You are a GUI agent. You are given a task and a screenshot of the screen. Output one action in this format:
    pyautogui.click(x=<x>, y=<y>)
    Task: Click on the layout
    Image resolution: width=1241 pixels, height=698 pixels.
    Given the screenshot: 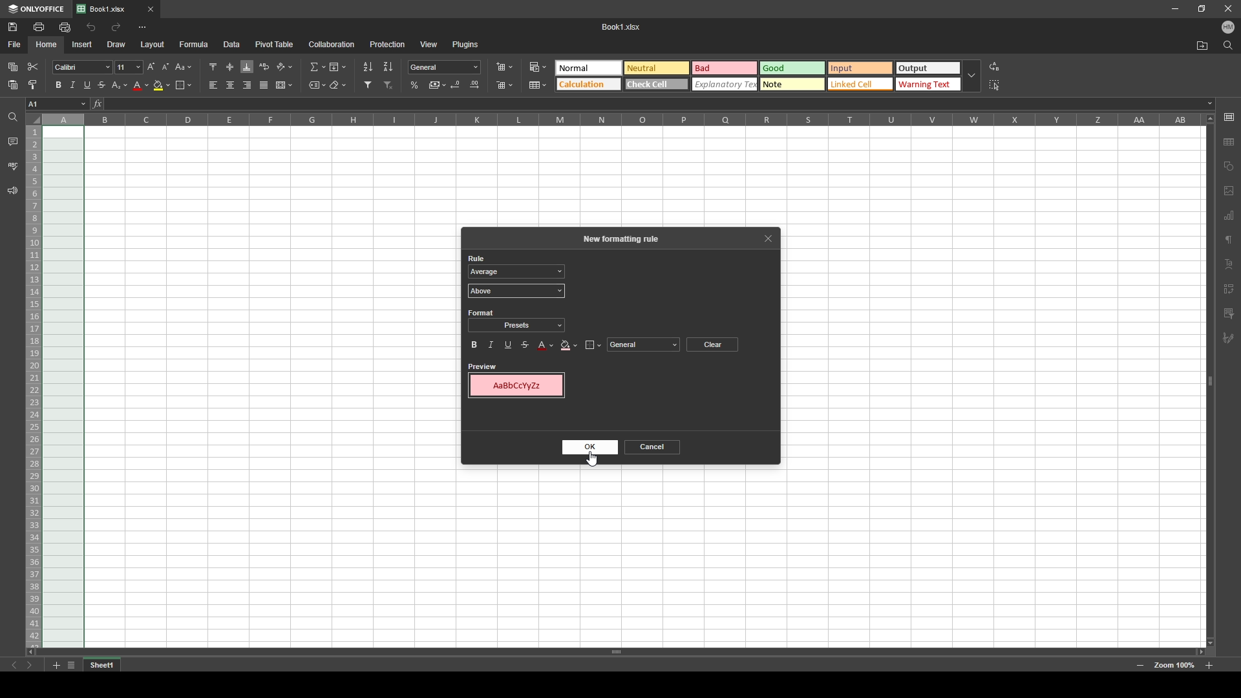 What is the action you would take?
    pyautogui.click(x=153, y=45)
    